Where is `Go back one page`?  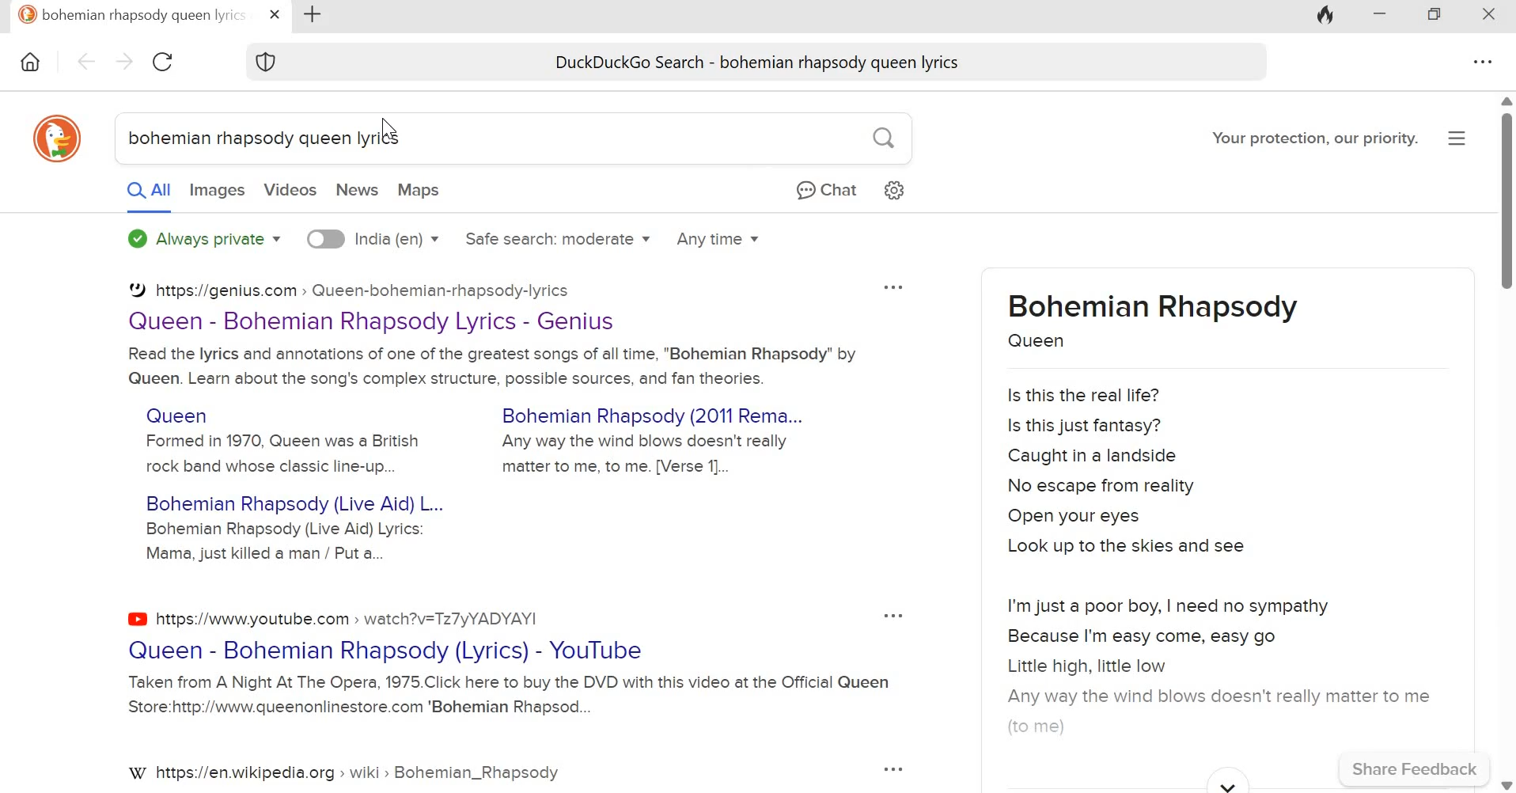
Go back one page is located at coordinates (85, 61).